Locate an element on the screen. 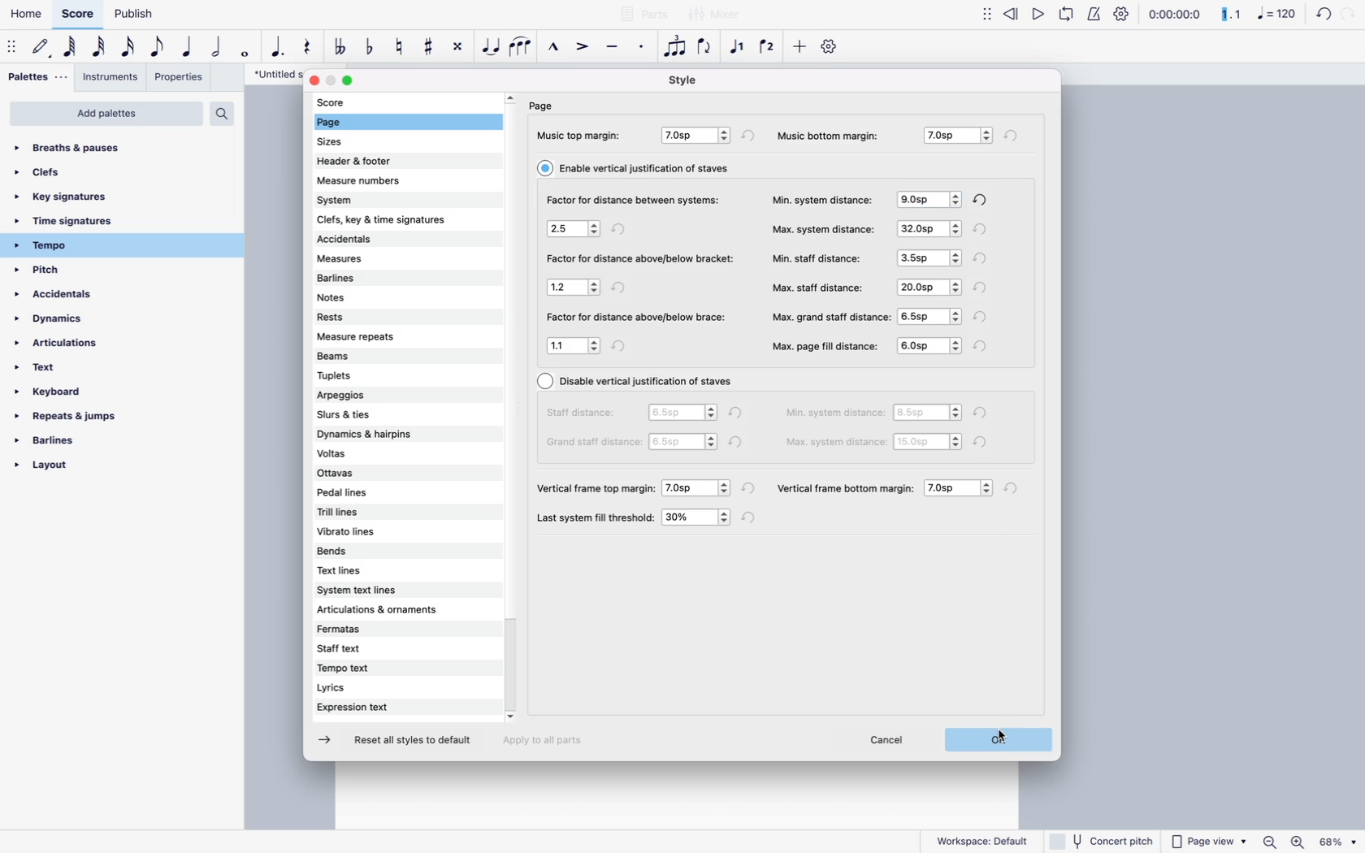 The width and height of the screenshot is (1365, 853). articulations is located at coordinates (67, 347).